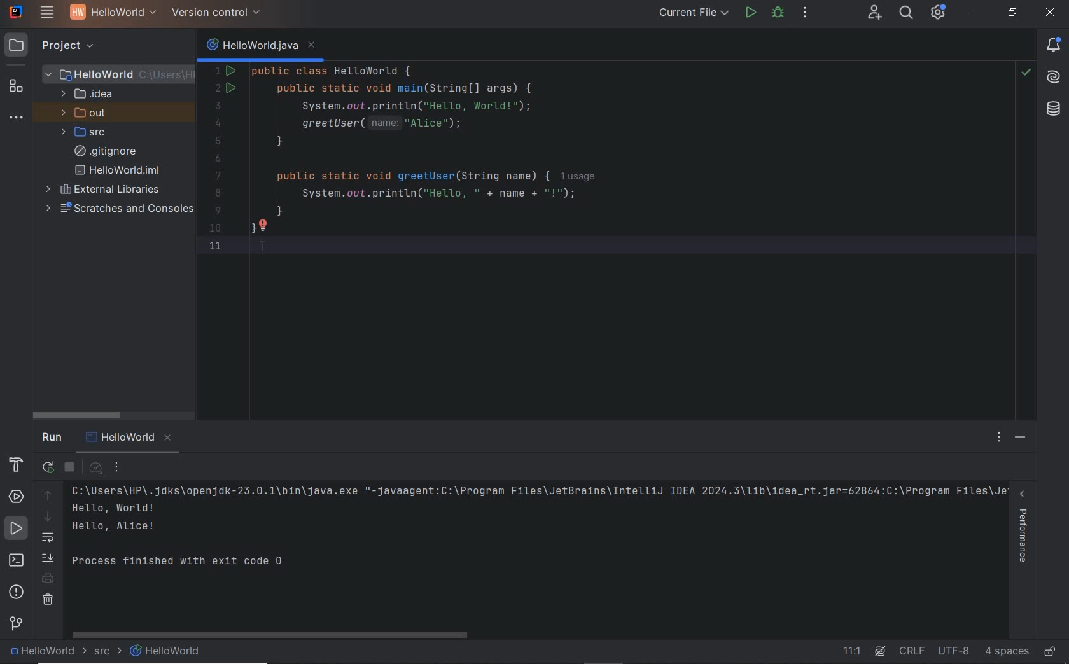 This screenshot has height=664, width=1069. Describe the element at coordinates (1012, 13) in the screenshot. I see `restore` at that location.